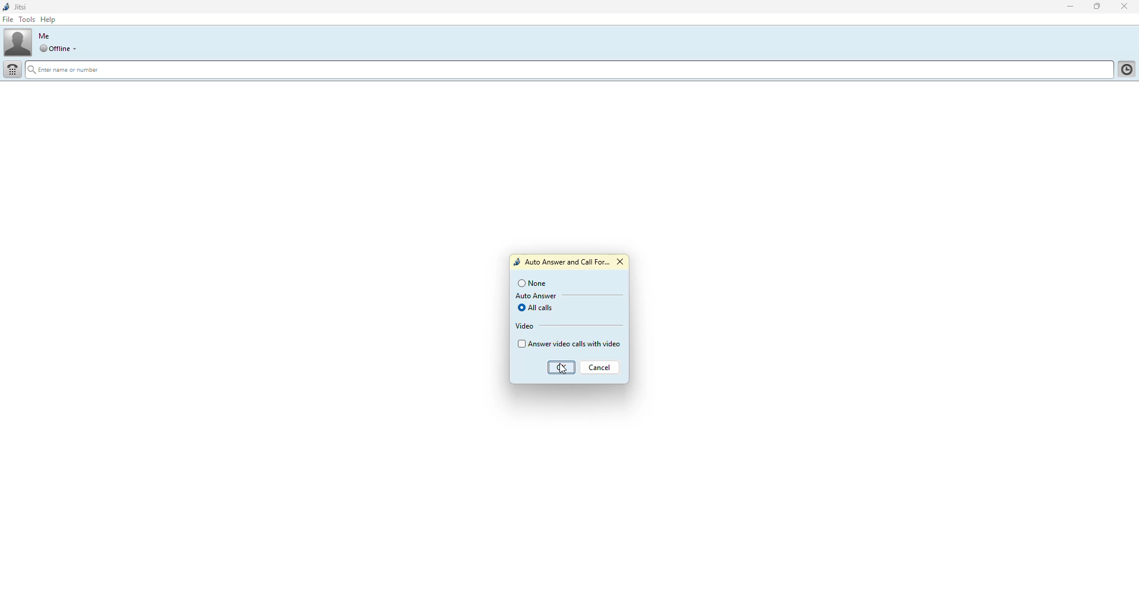  I want to click on minimize, so click(1068, 7).